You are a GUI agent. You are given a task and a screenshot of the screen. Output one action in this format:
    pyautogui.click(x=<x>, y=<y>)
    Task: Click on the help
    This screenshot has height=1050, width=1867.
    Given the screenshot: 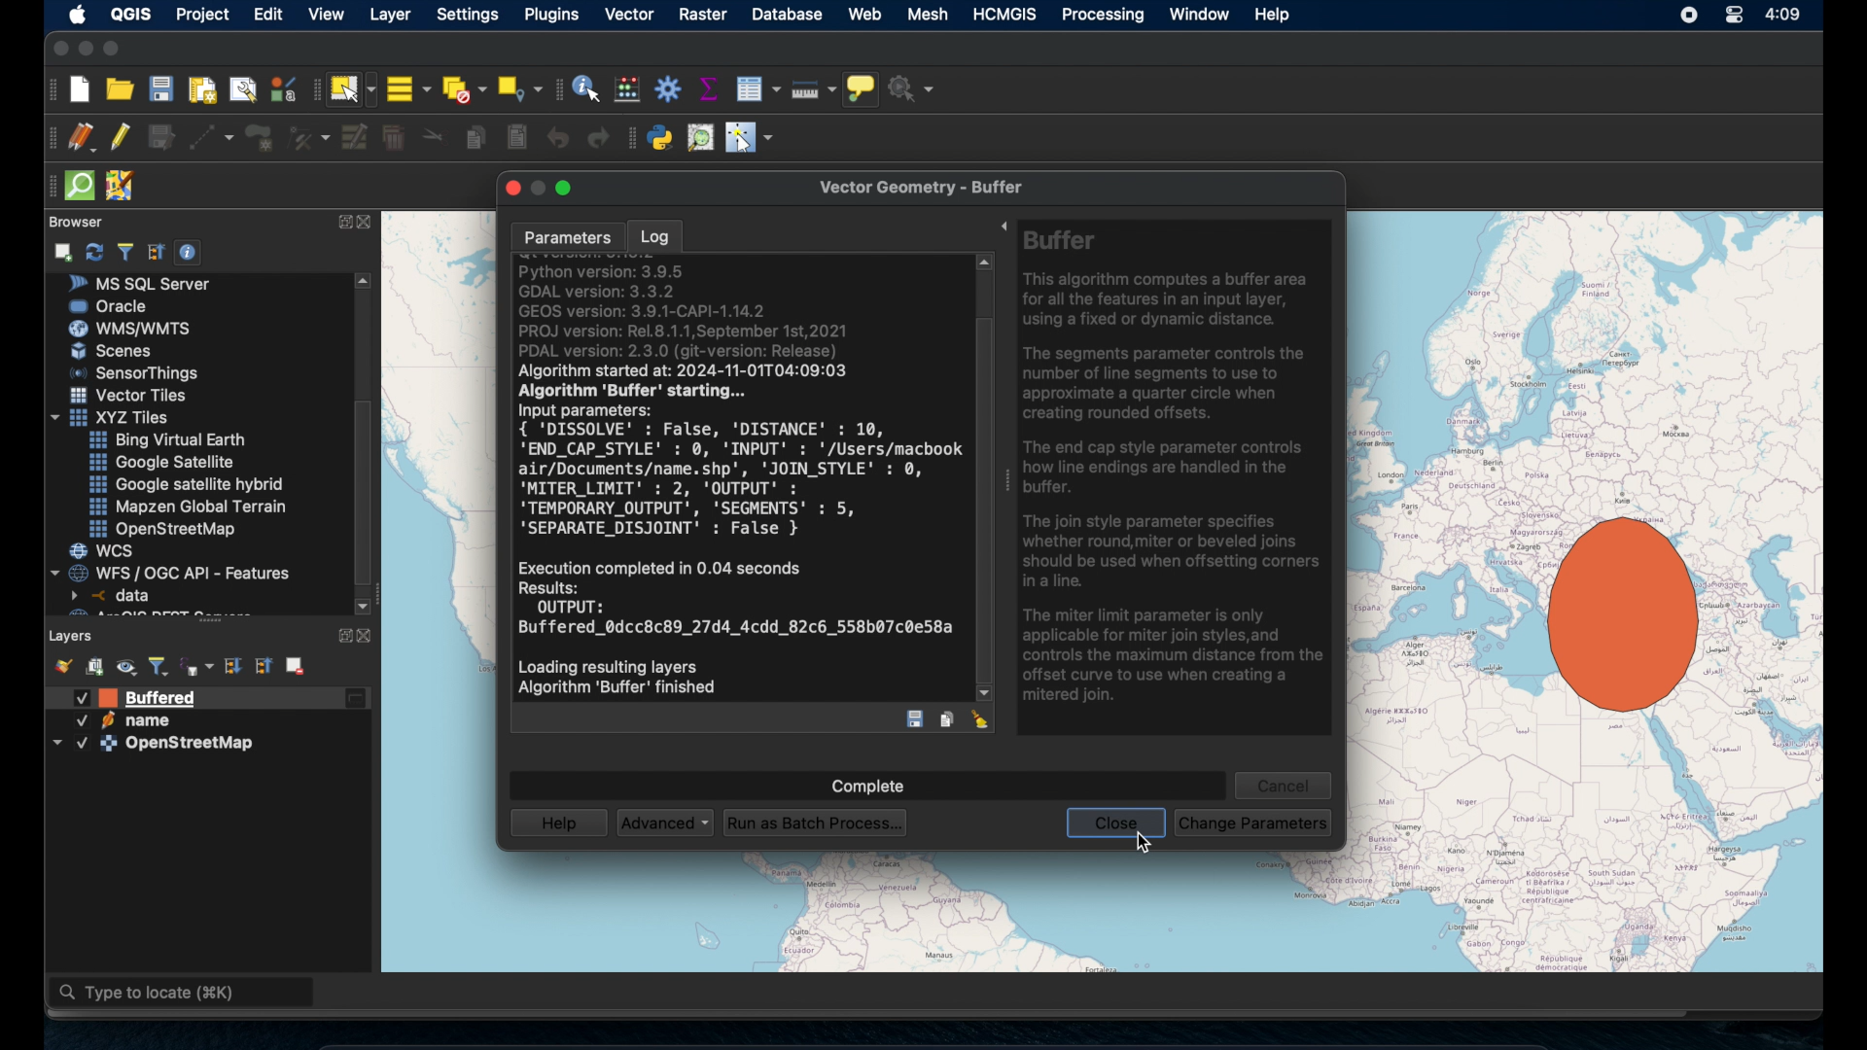 What is the action you would take?
    pyautogui.click(x=557, y=823)
    